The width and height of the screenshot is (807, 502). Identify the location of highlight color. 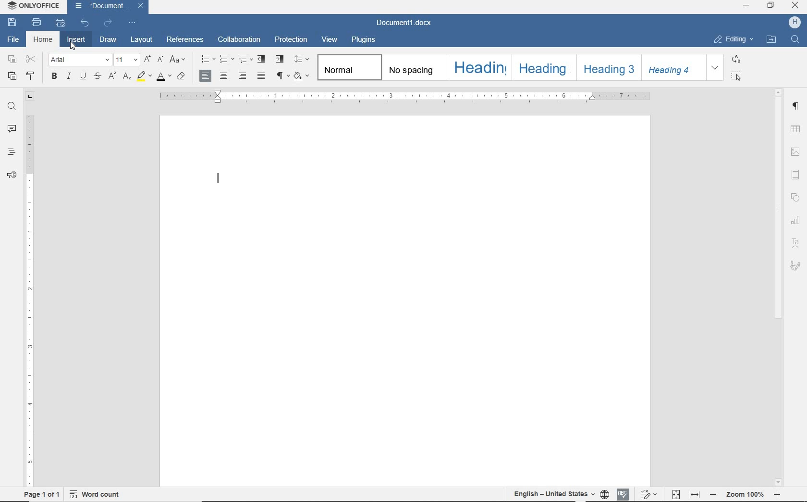
(143, 76).